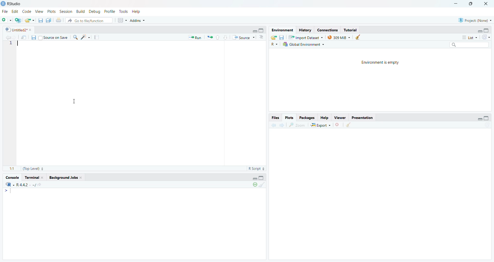 The height and width of the screenshot is (262, 494). What do you see at coordinates (283, 30) in the screenshot?
I see `Environment` at bounding box center [283, 30].